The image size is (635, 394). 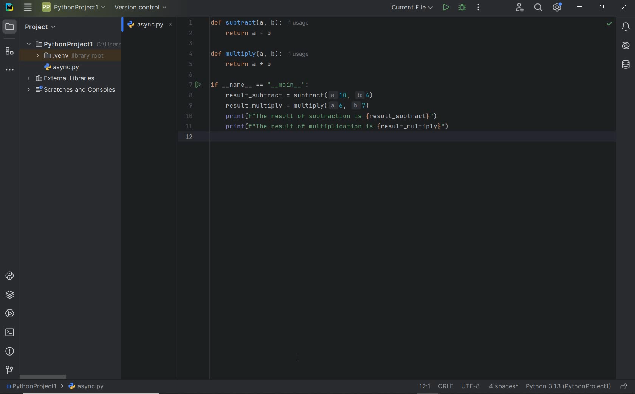 I want to click on external libraries, so click(x=61, y=78).